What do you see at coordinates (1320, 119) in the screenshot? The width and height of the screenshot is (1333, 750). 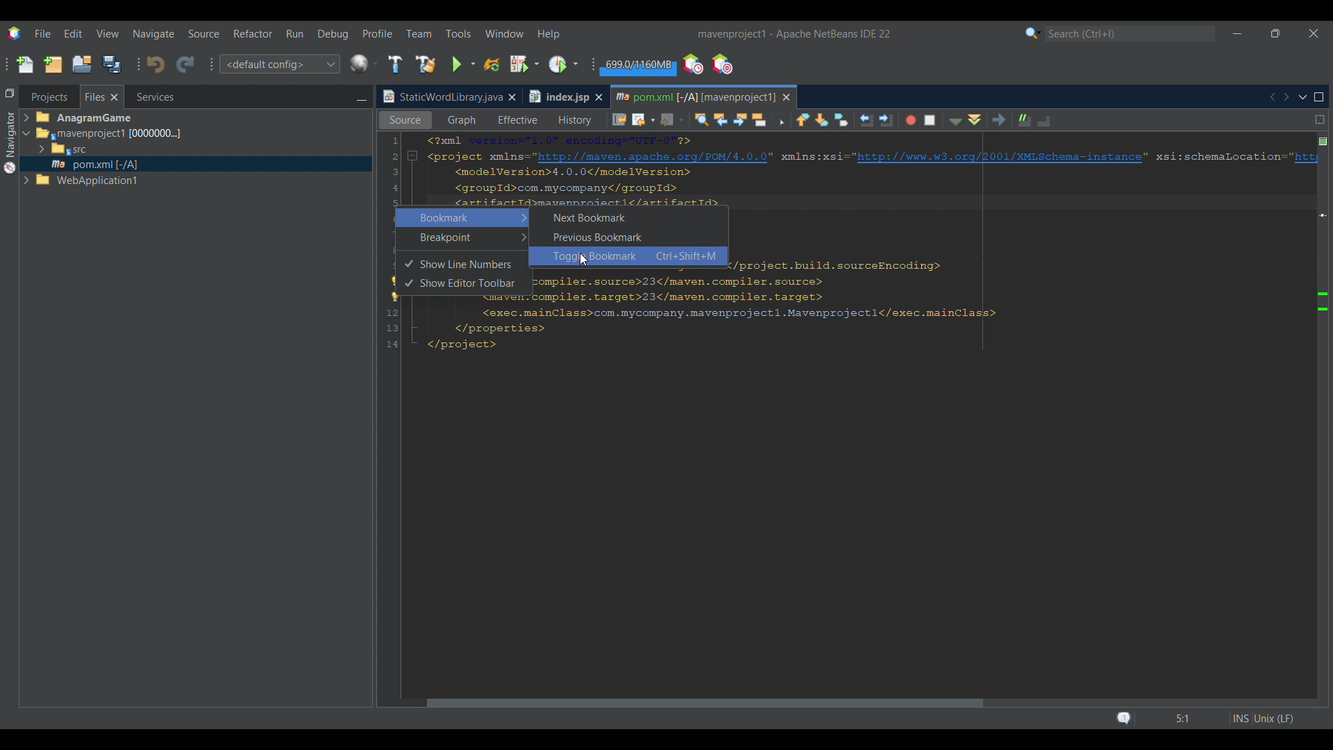 I see `Split window horizontally or vertically` at bounding box center [1320, 119].